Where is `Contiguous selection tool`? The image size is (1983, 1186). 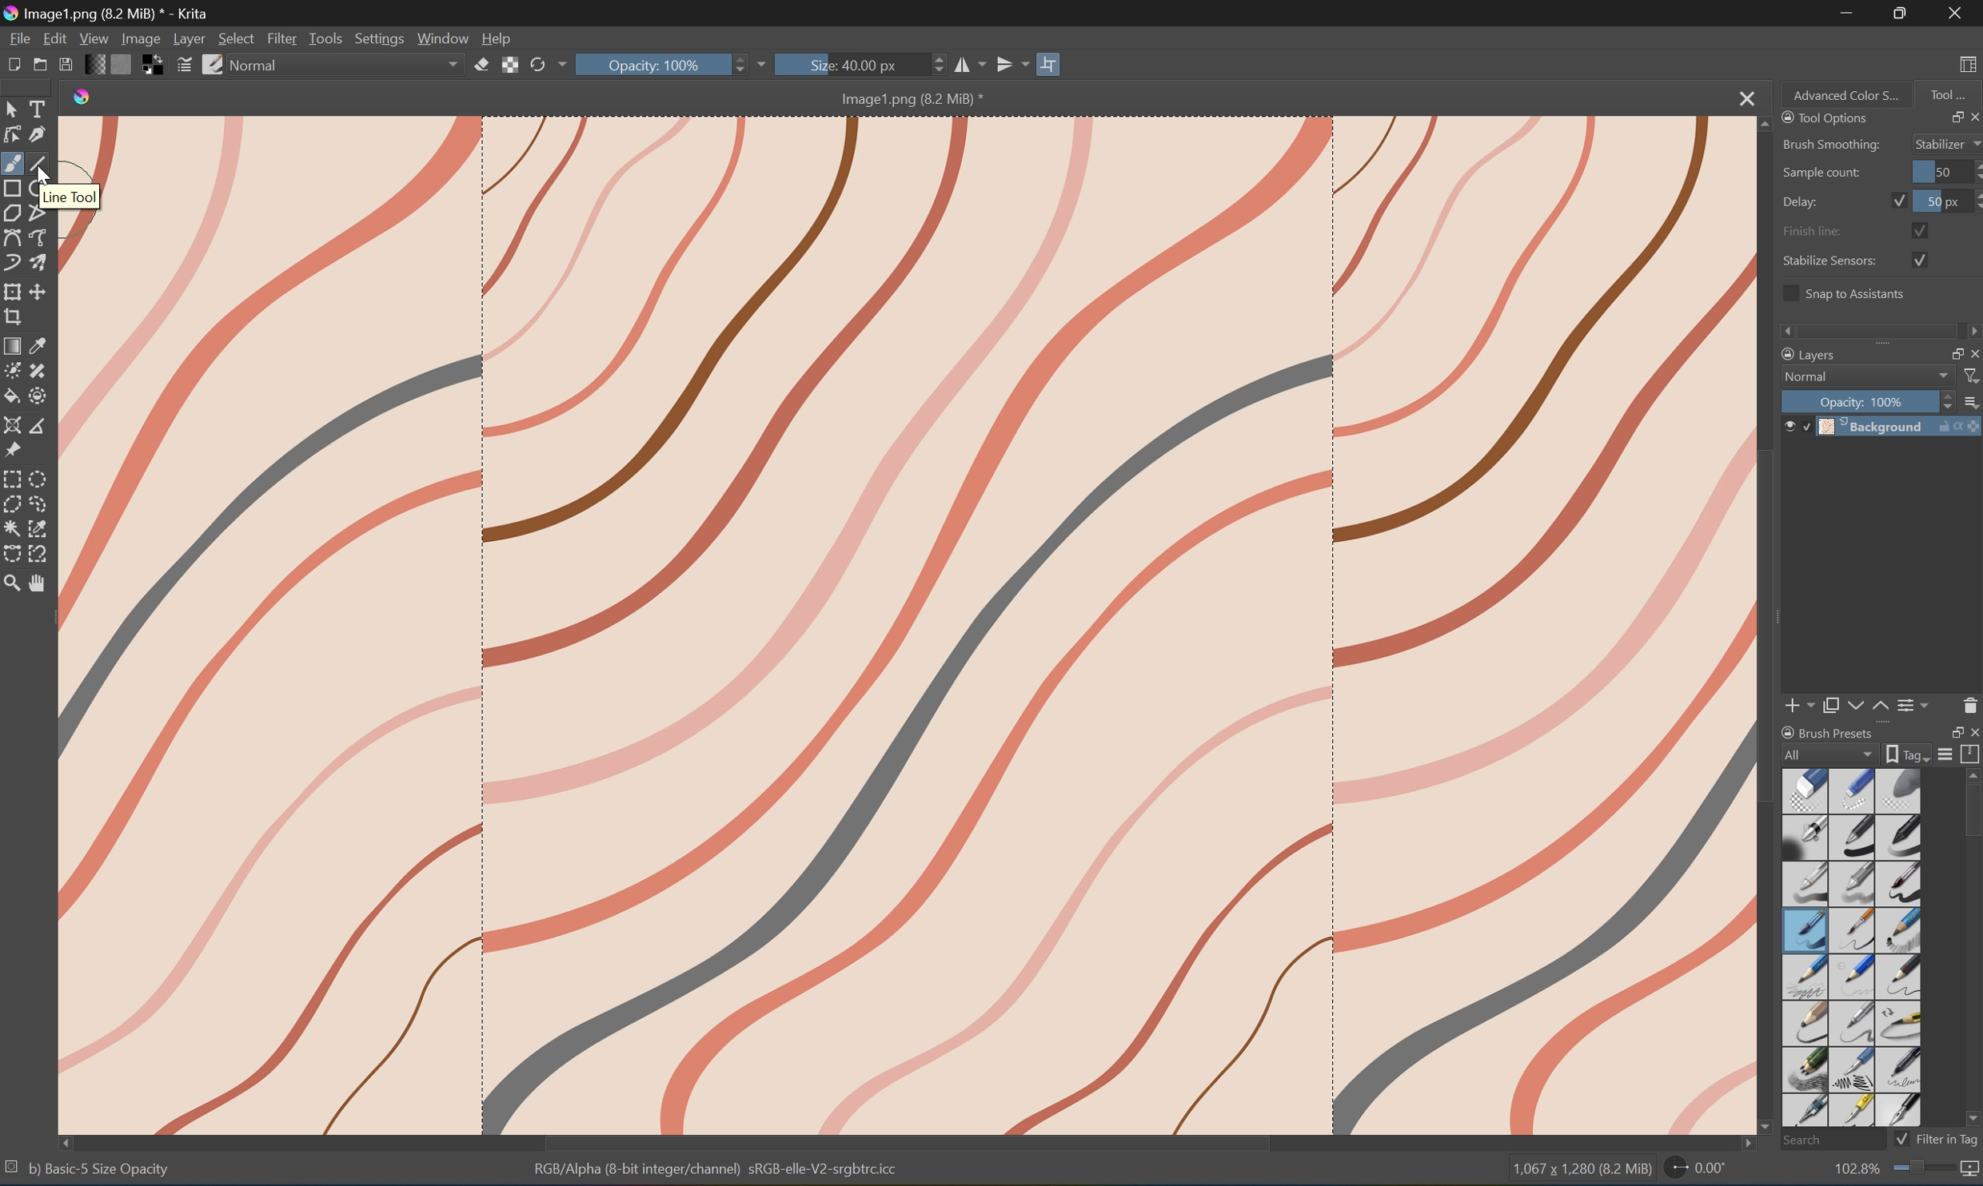 Contiguous selection tool is located at coordinates (13, 528).